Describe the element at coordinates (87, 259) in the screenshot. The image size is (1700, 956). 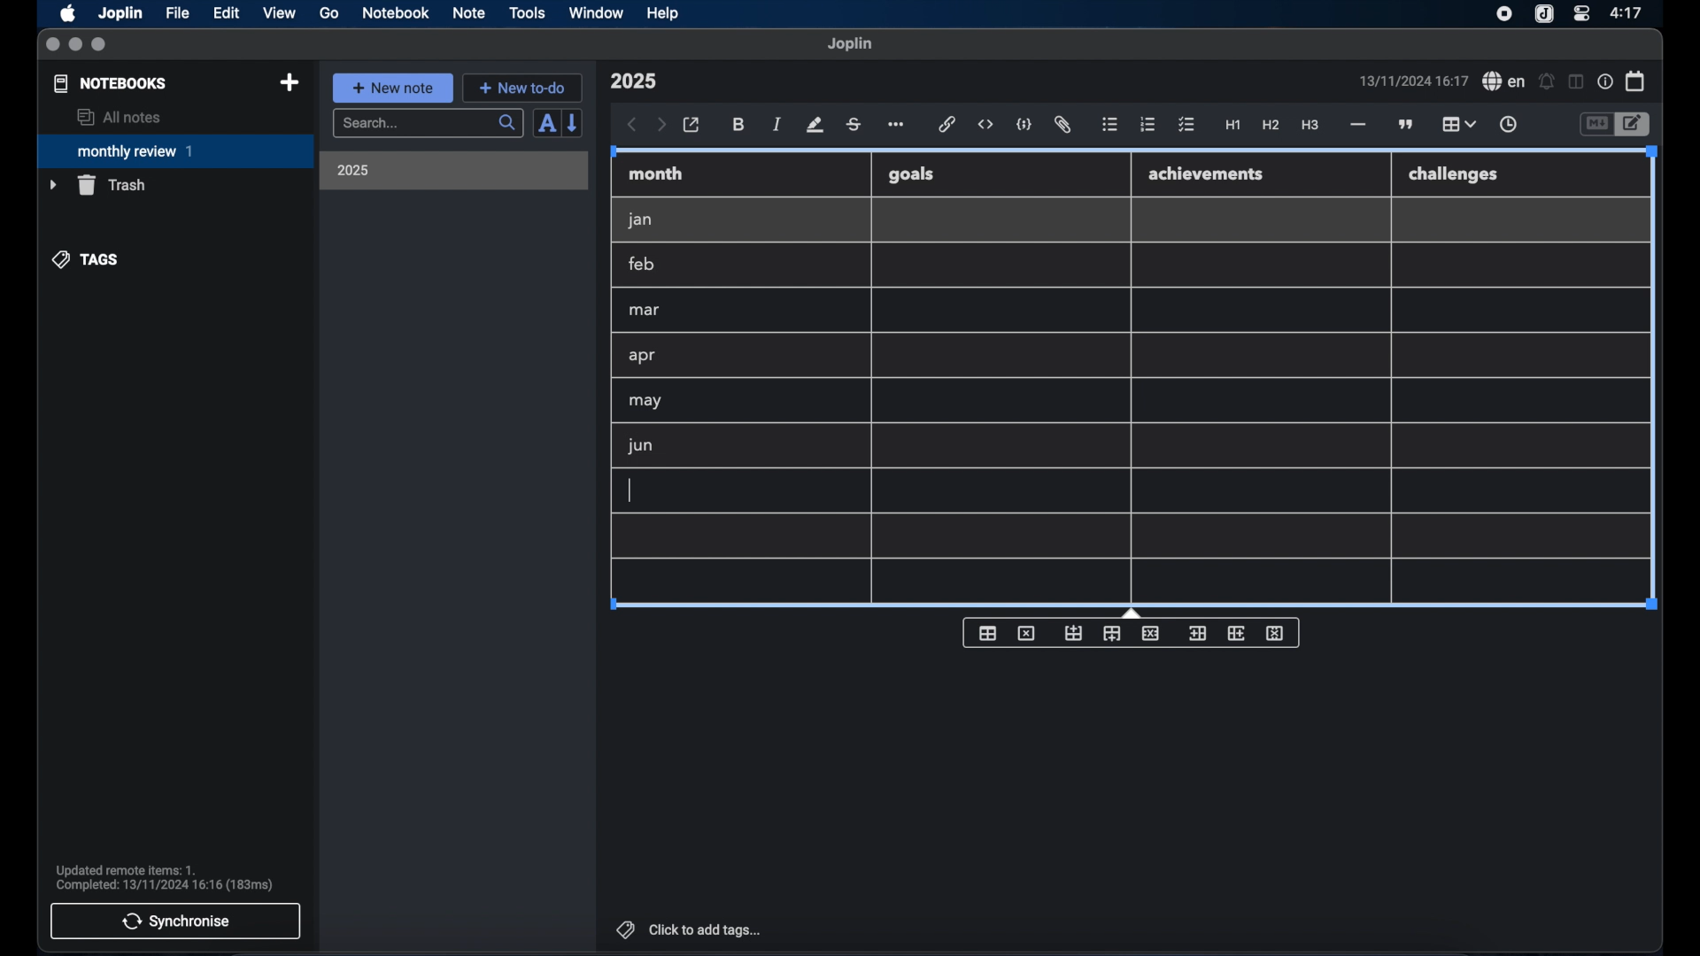
I see `tags` at that location.